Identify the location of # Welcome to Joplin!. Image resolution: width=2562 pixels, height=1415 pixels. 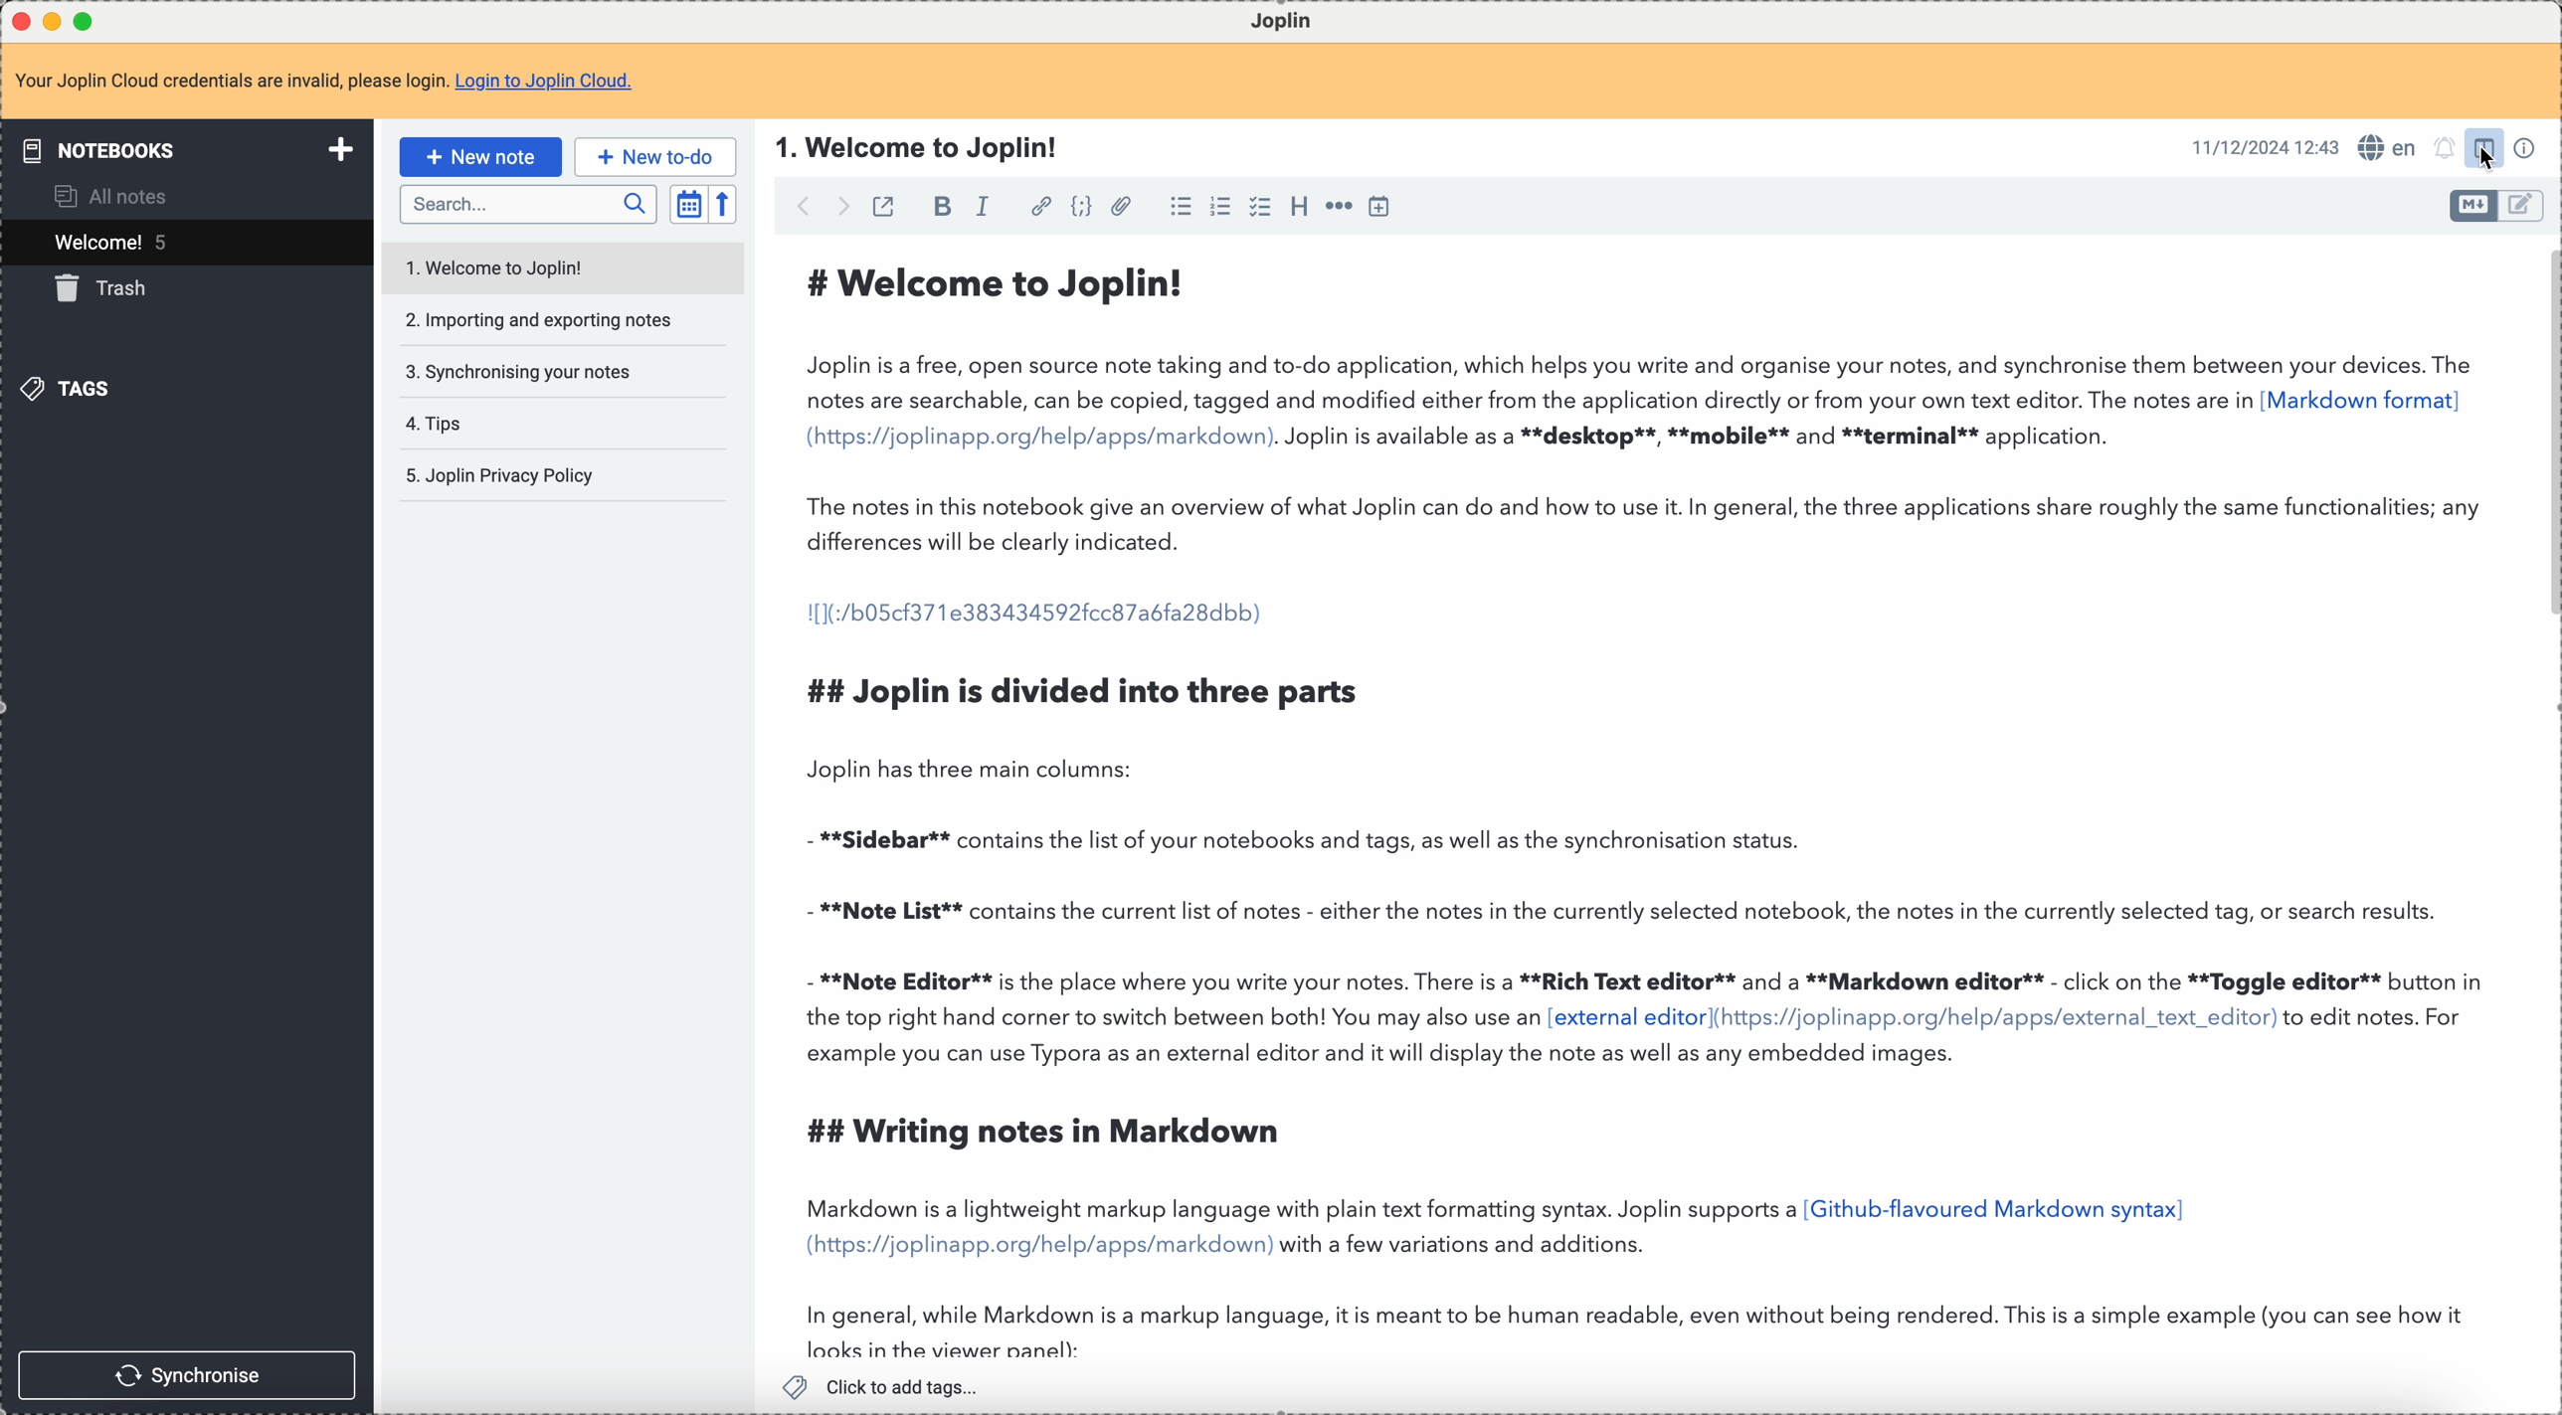
(1003, 286).